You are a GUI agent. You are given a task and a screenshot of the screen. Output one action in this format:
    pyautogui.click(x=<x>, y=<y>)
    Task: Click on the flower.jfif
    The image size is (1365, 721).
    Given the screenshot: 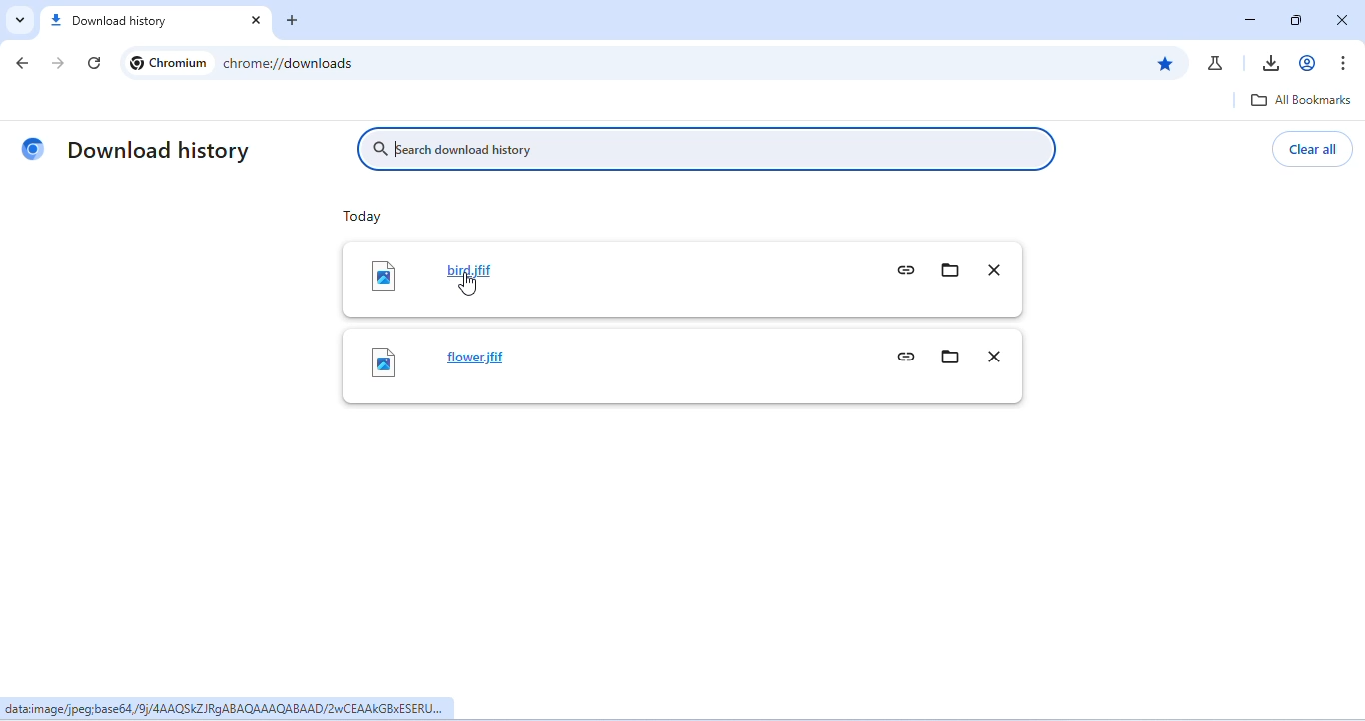 What is the action you would take?
    pyautogui.click(x=477, y=357)
    